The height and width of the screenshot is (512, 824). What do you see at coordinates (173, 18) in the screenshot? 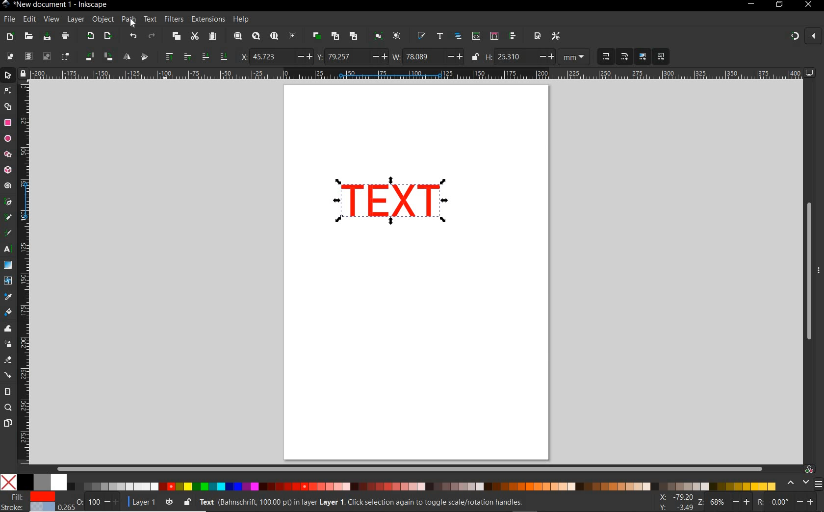
I see `FILTERS` at bounding box center [173, 18].